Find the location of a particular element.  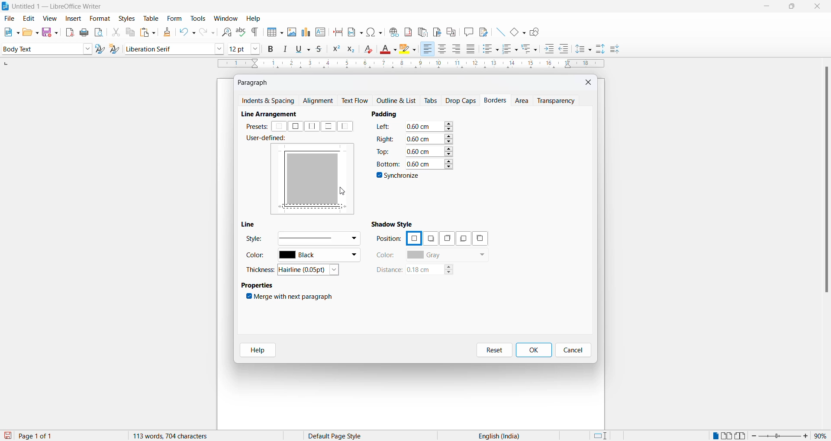

scaling is located at coordinates (410, 64).